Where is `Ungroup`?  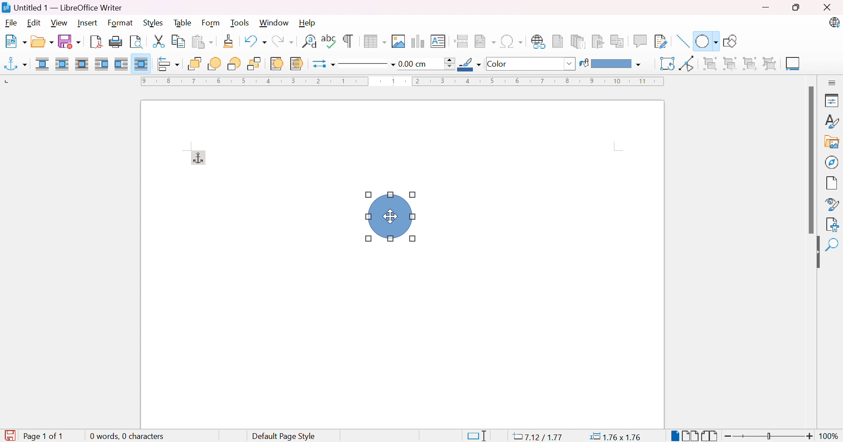
Ungroup is located at coordinates (771, 64).